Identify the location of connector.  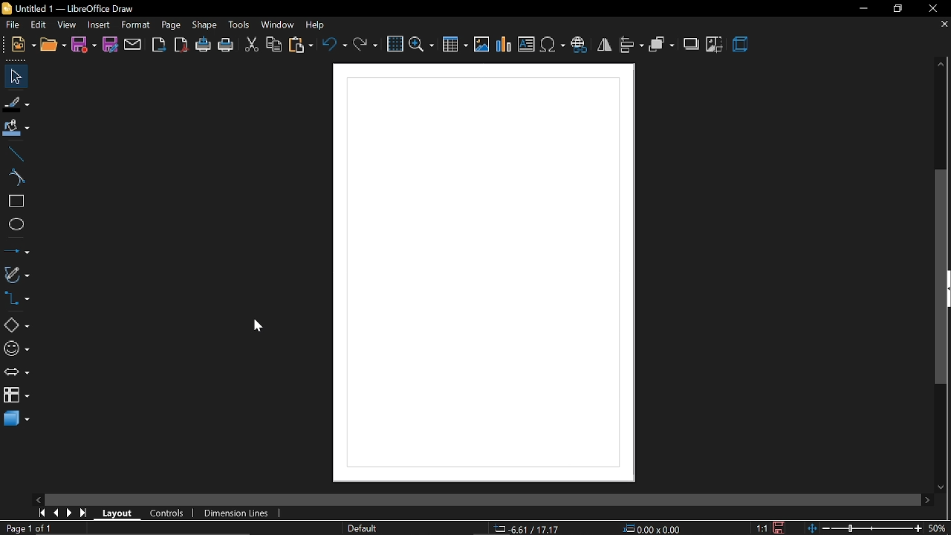
(17, 302).